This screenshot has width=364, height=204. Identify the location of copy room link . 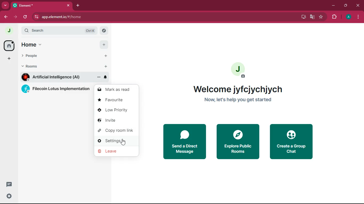
(116, 130).